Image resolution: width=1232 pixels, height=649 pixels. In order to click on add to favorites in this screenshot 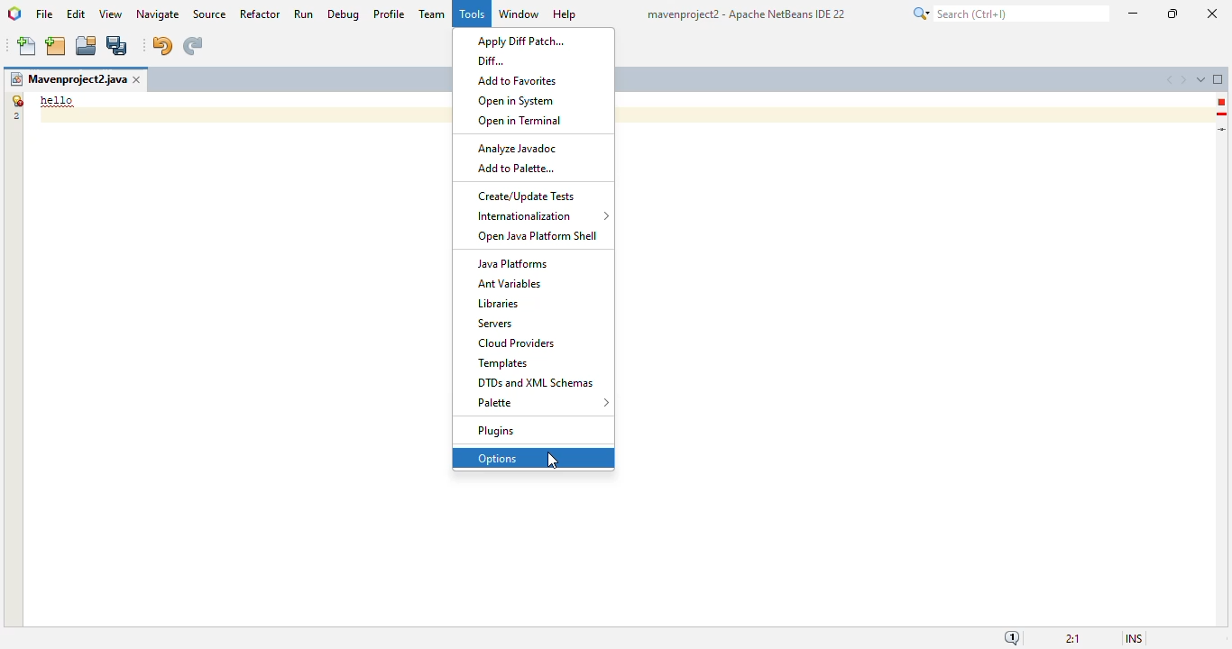, I will do `click(518, 80)`.